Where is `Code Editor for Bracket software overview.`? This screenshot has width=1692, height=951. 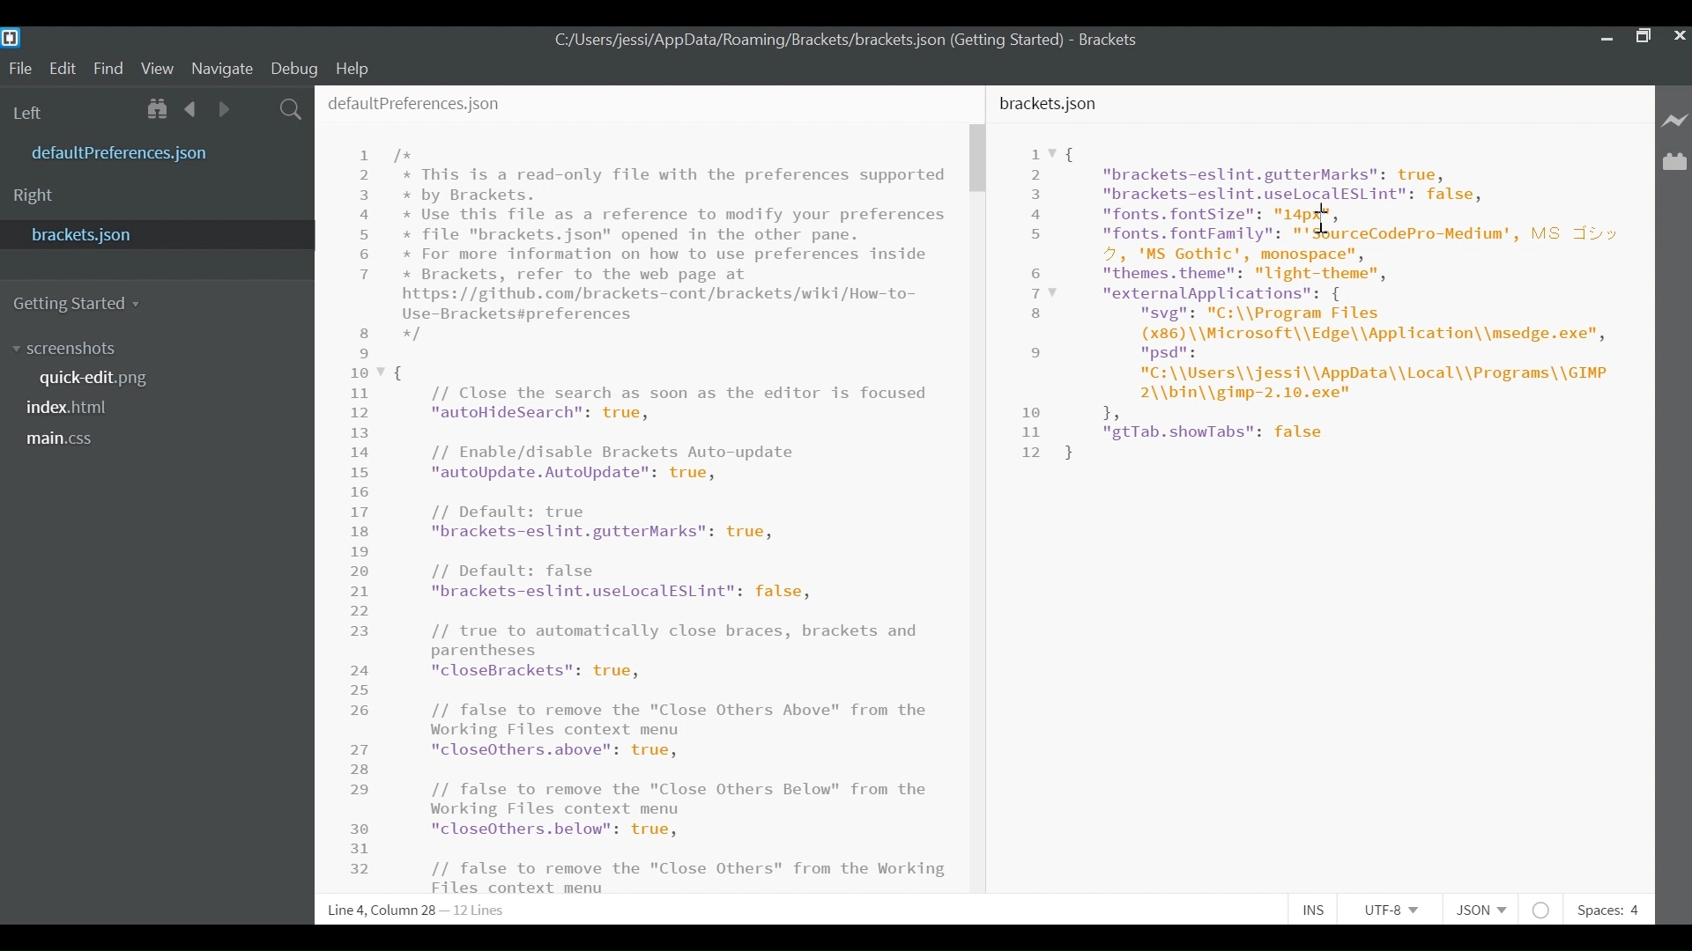 Code Editor for Bracket software overview. is located at coordinates (1355, 304).